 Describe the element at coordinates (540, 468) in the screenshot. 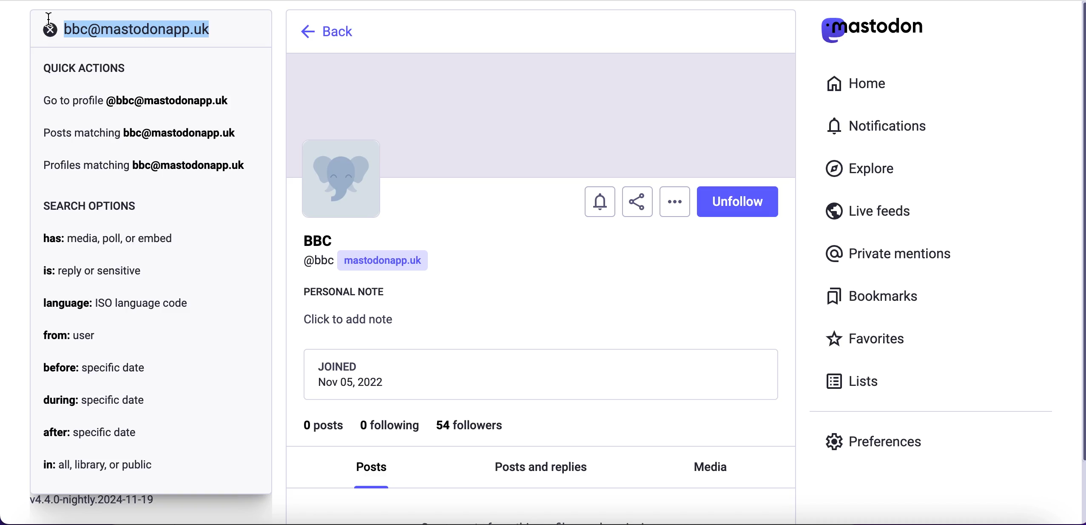

I see `posts and replies` at that location.